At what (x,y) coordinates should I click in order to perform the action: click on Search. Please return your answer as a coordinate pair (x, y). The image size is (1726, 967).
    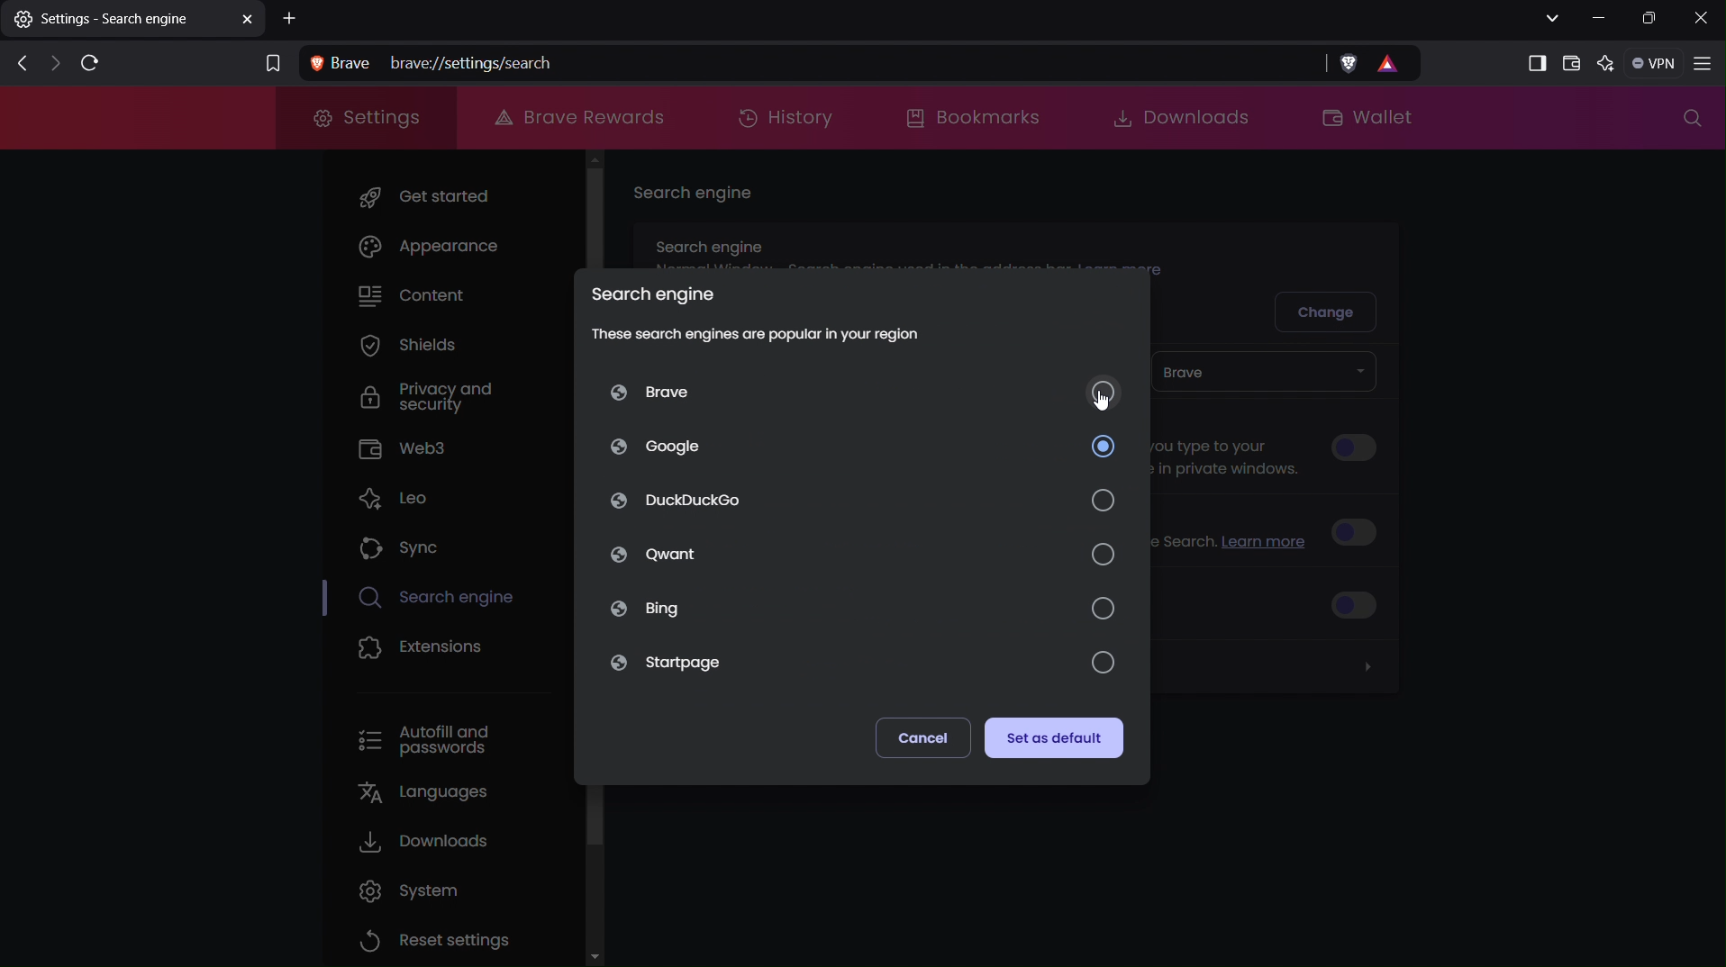
    Looking at the image, I should click on (1687, 122).